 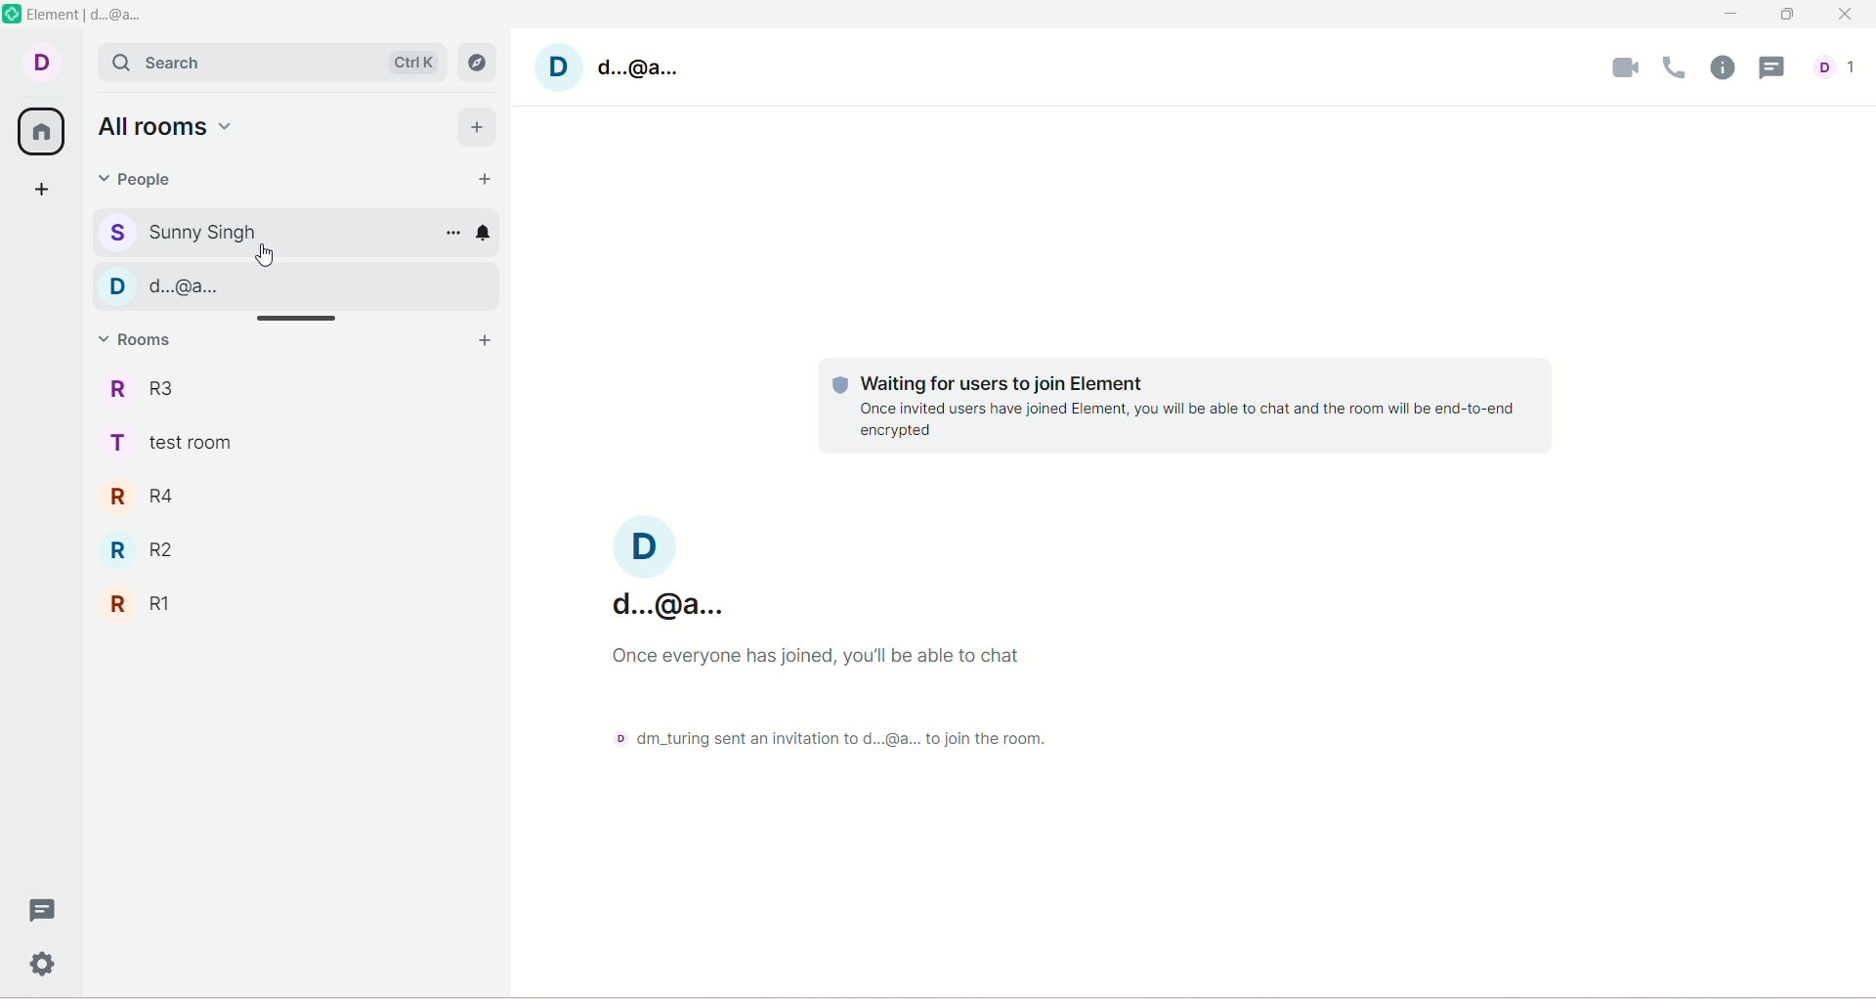 What do you see at coordinates (612, 67) in the screenshot?
I see `account` at bounding box center [612, 67].